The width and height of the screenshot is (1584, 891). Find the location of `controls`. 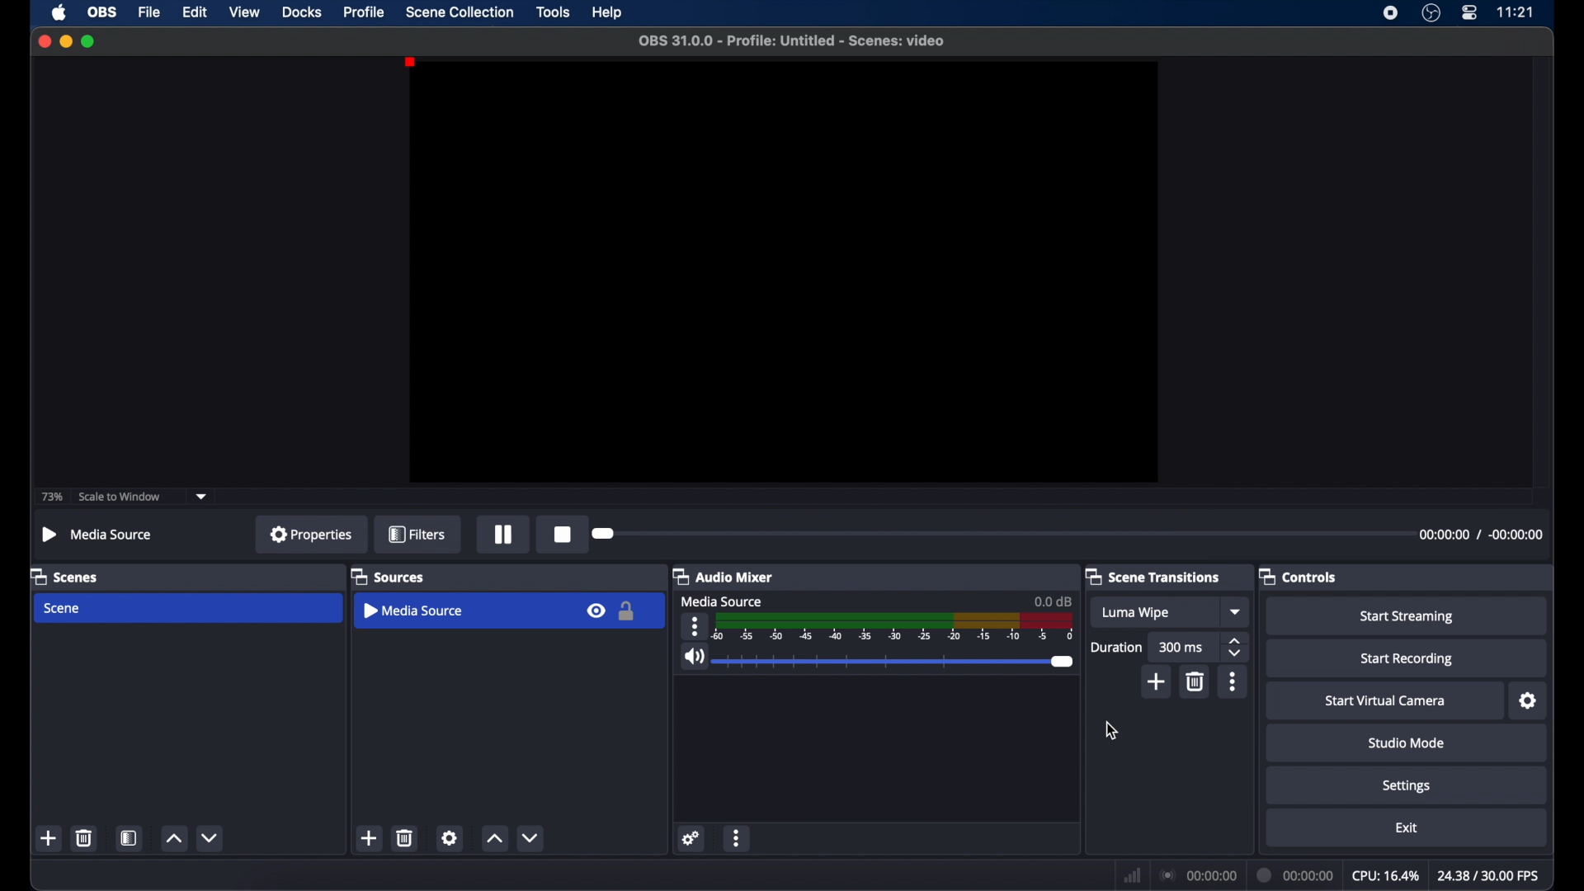

controls is located at coordinates (1299, 576).